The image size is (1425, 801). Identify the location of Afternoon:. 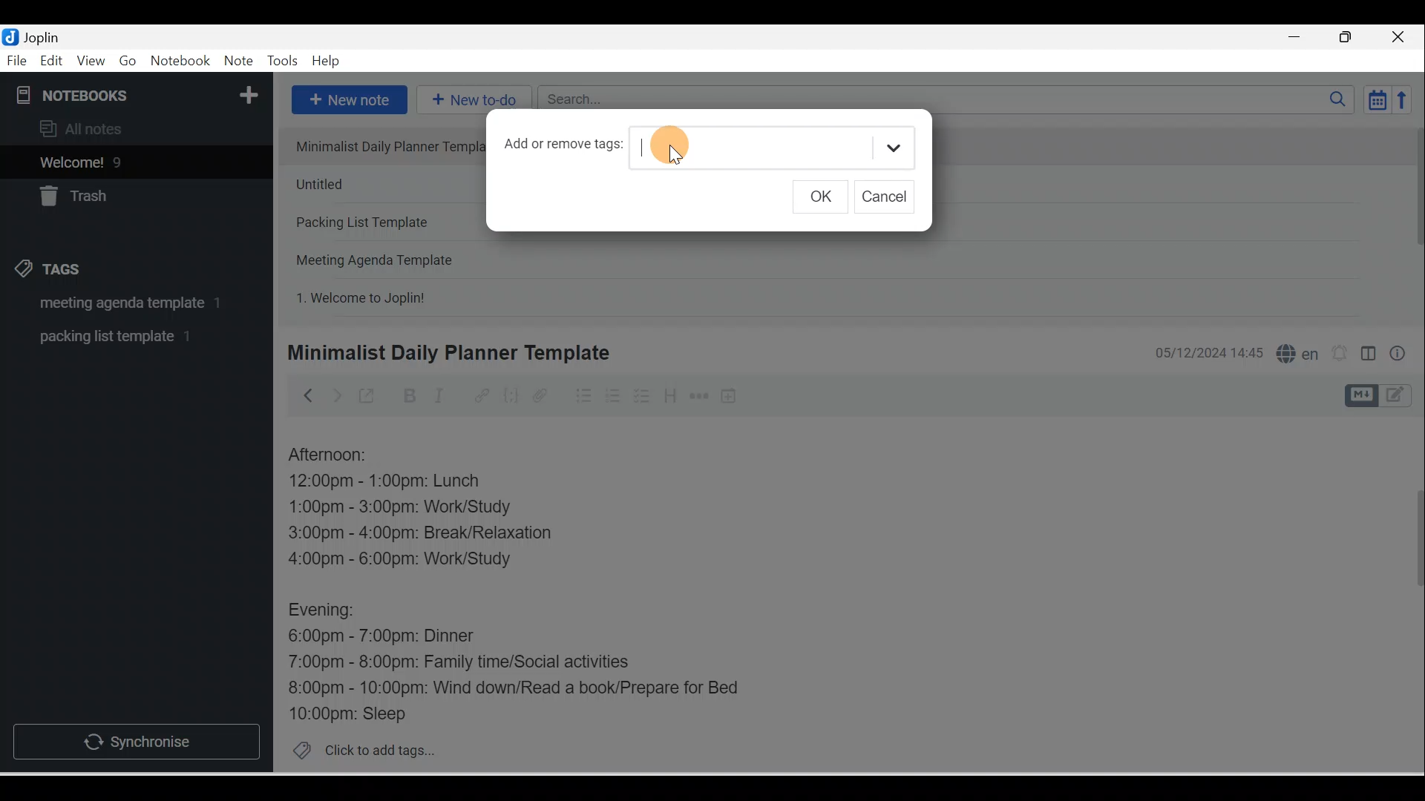
(338, 455).